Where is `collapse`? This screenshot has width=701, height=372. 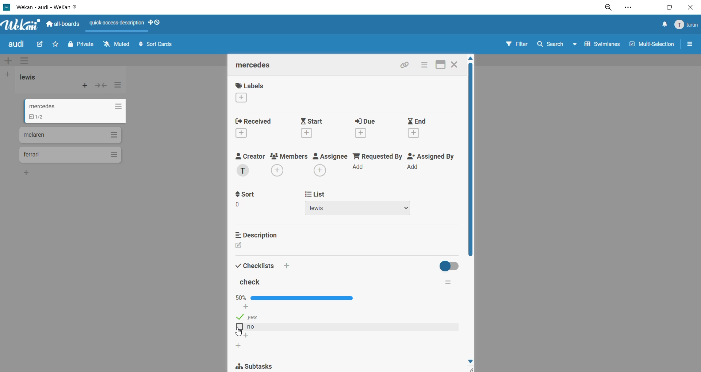 collapse is located at coordinates (101, 87).